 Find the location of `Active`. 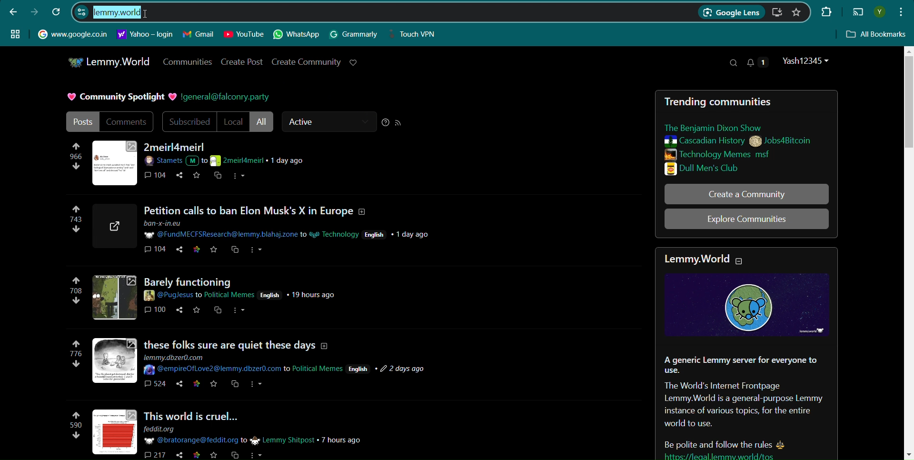

Active is located at coordinates (328, 122).